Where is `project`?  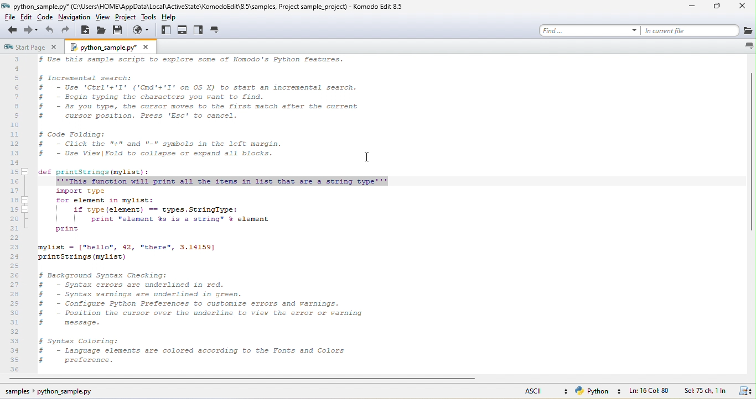
project is located at coordinates (126, 18).